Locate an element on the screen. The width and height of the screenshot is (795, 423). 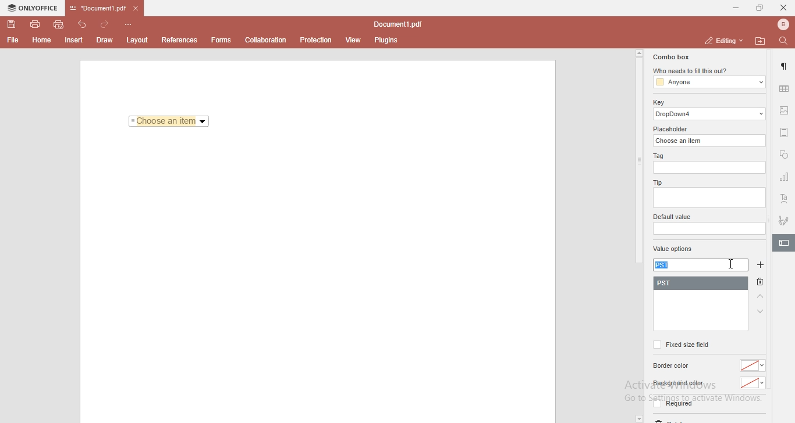
quick print is located at coordinates (59, 24).